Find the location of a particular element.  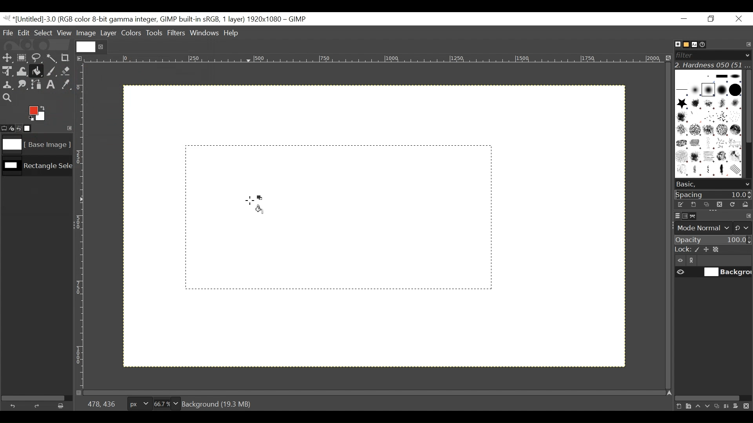

Background is located at coordinates (441, 293).